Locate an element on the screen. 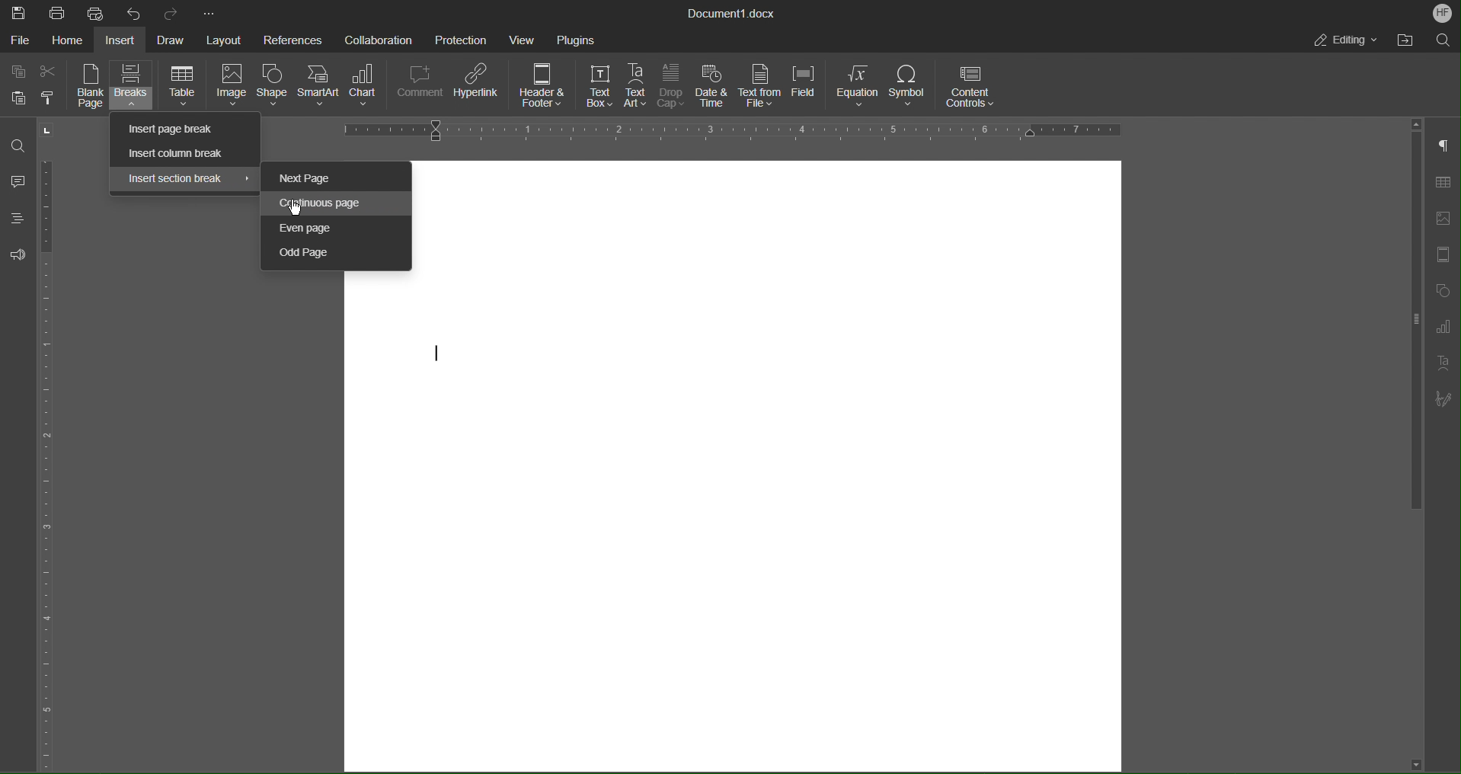  Insert column break is located at coordinates (180, 155).